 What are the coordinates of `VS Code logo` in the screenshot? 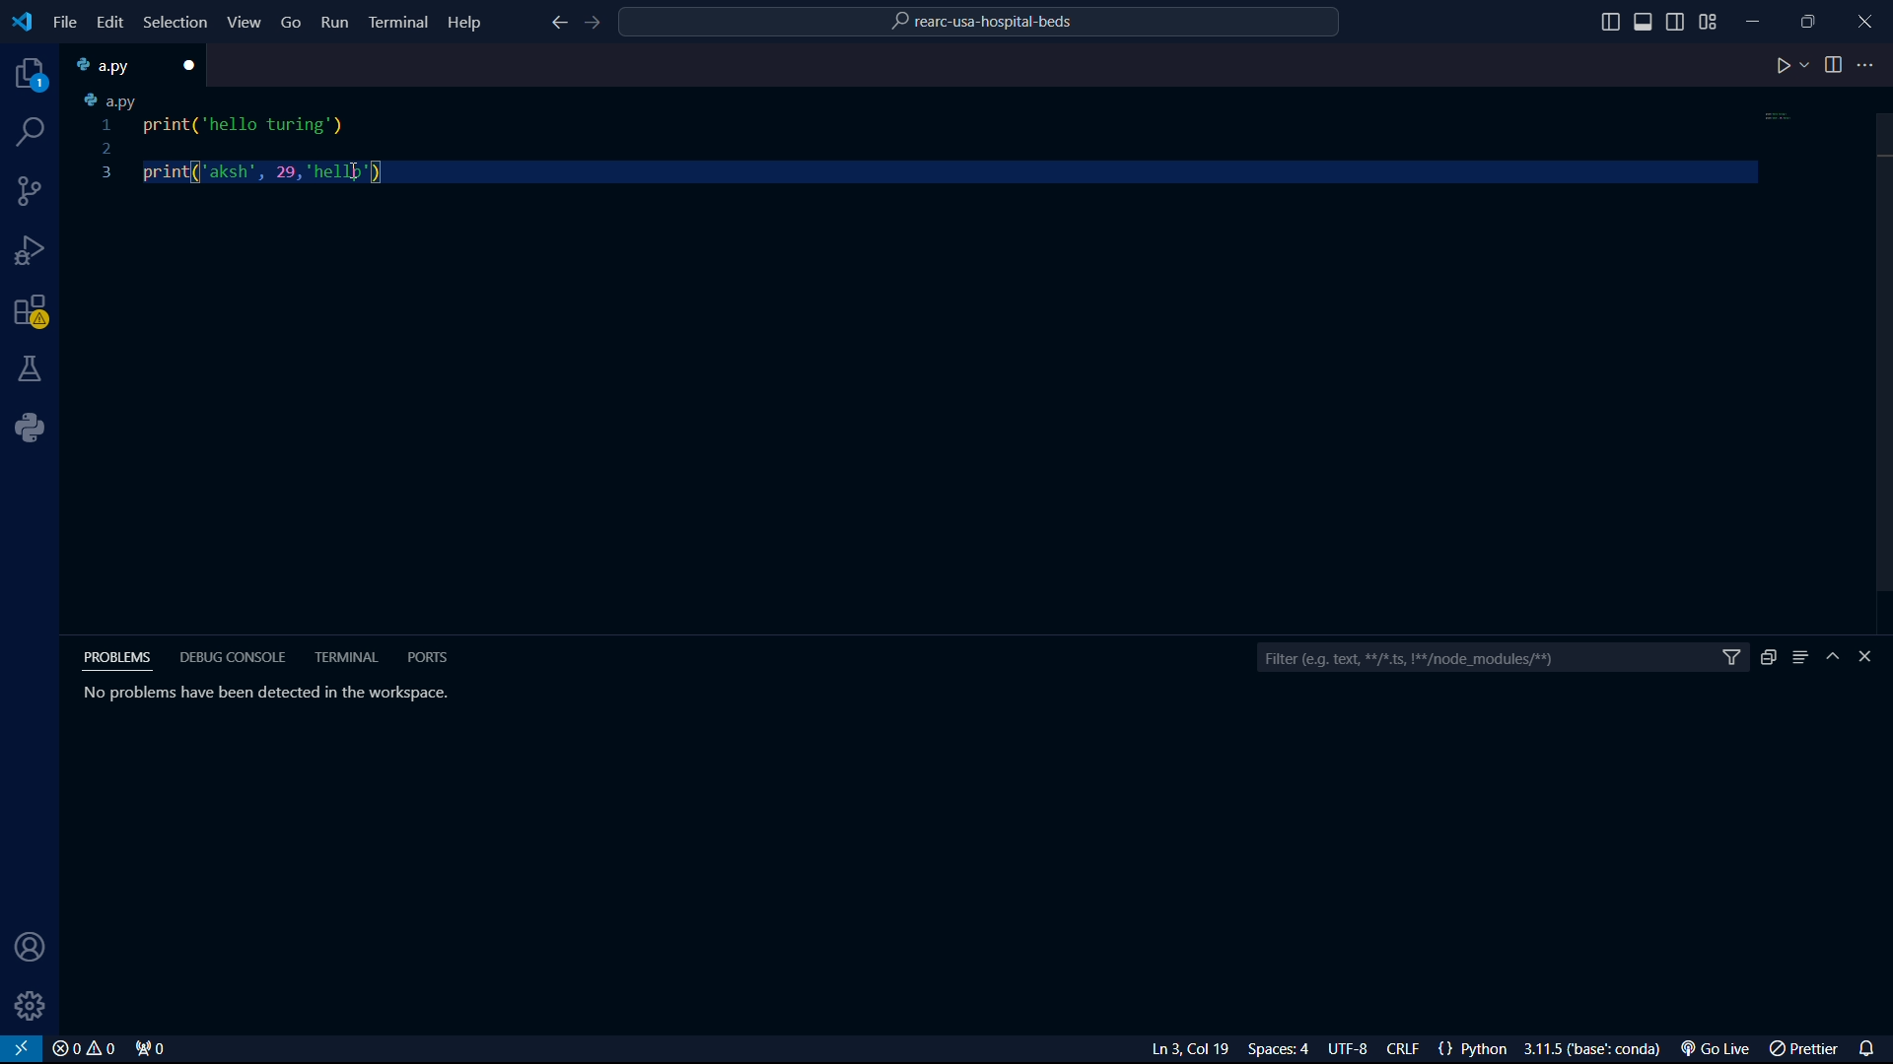 It's located at (20, 20).